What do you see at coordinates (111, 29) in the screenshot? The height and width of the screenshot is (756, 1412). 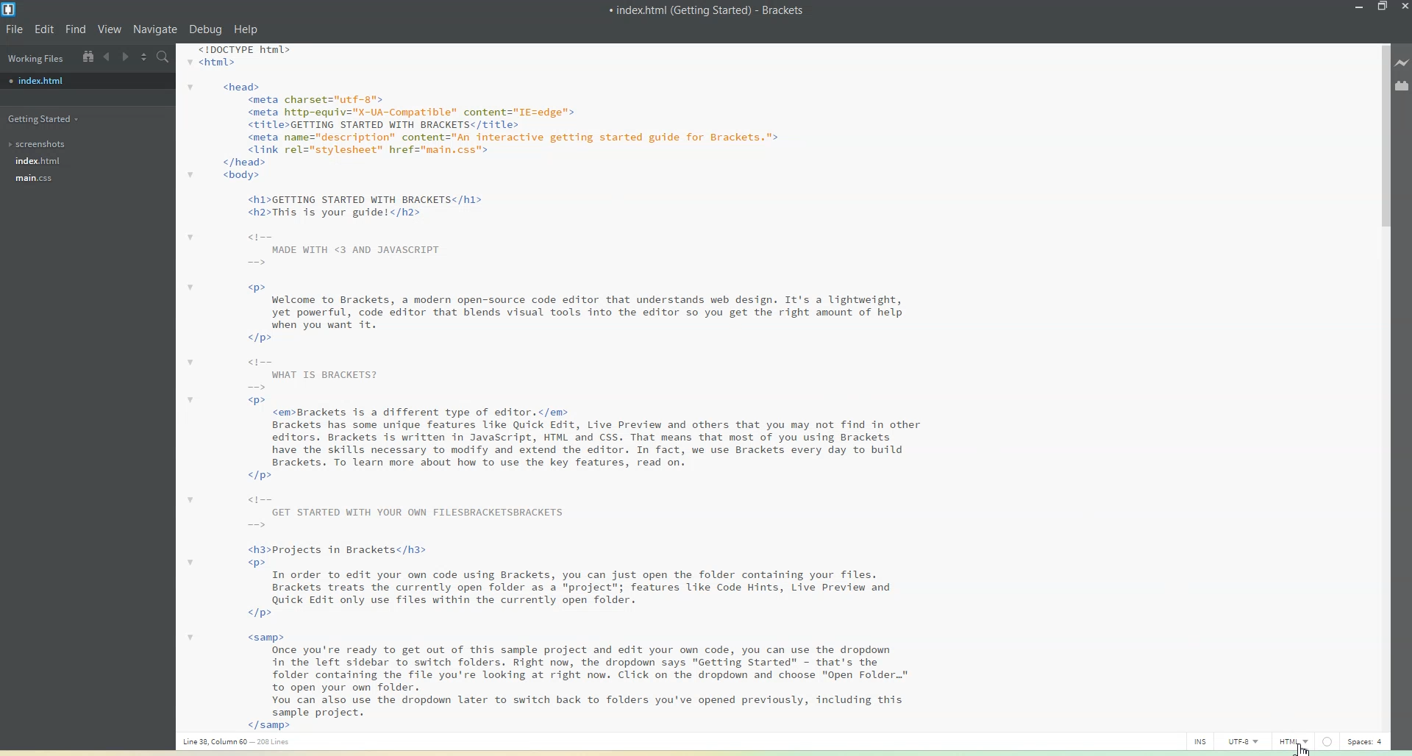 I see `View` at bounding box center [111, 29].